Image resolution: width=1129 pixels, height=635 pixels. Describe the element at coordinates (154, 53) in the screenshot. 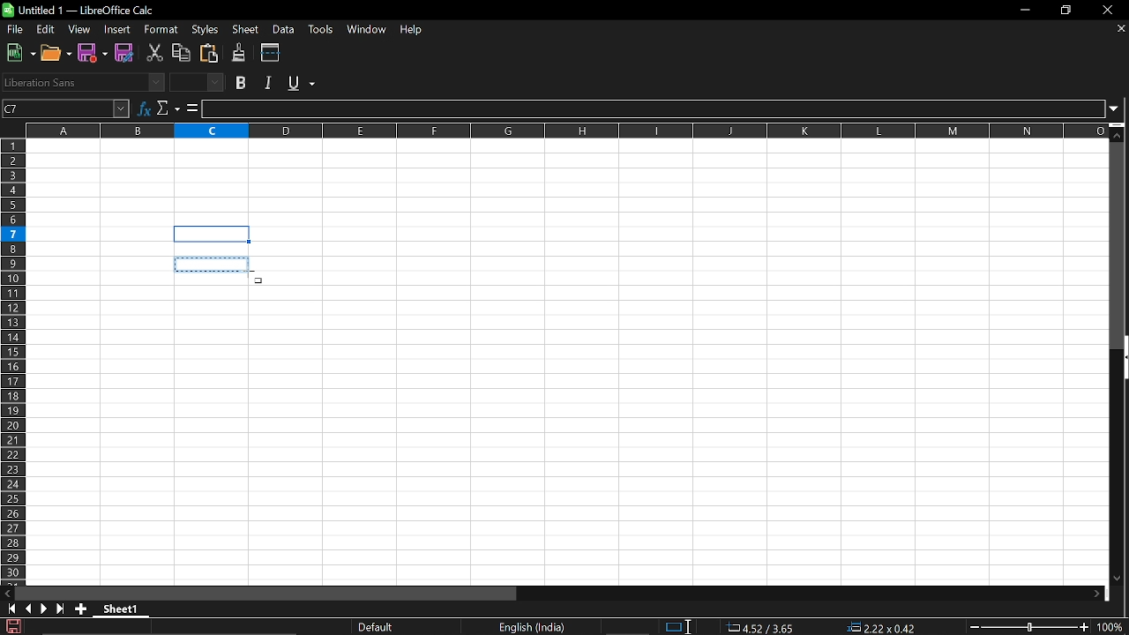

I see `Cut` at that location.